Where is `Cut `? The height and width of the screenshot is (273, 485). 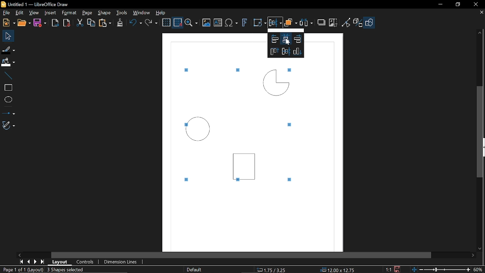
Cut  is located at coordinates (80, 23).